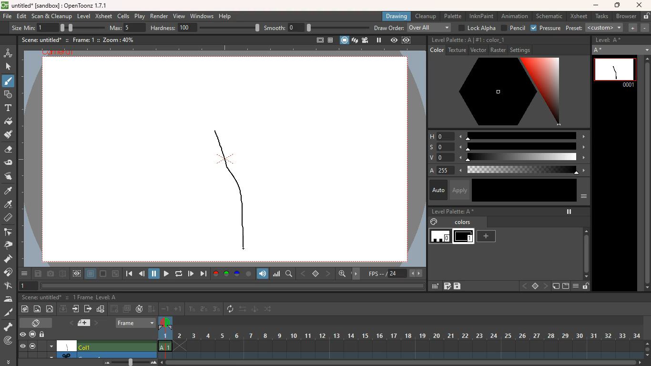  Describe the element at coordinates (22, 16) in the screenshot. I see `edit` at that location.